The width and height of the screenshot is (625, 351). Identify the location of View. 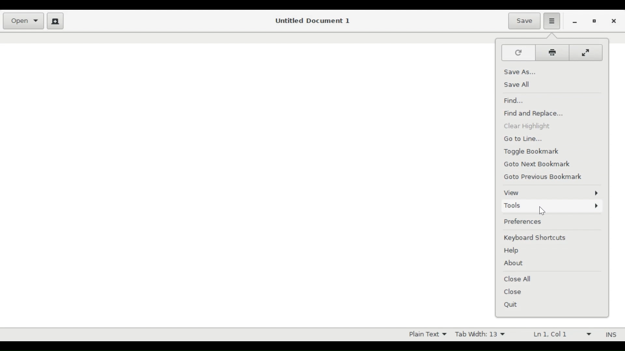
(550, 192).